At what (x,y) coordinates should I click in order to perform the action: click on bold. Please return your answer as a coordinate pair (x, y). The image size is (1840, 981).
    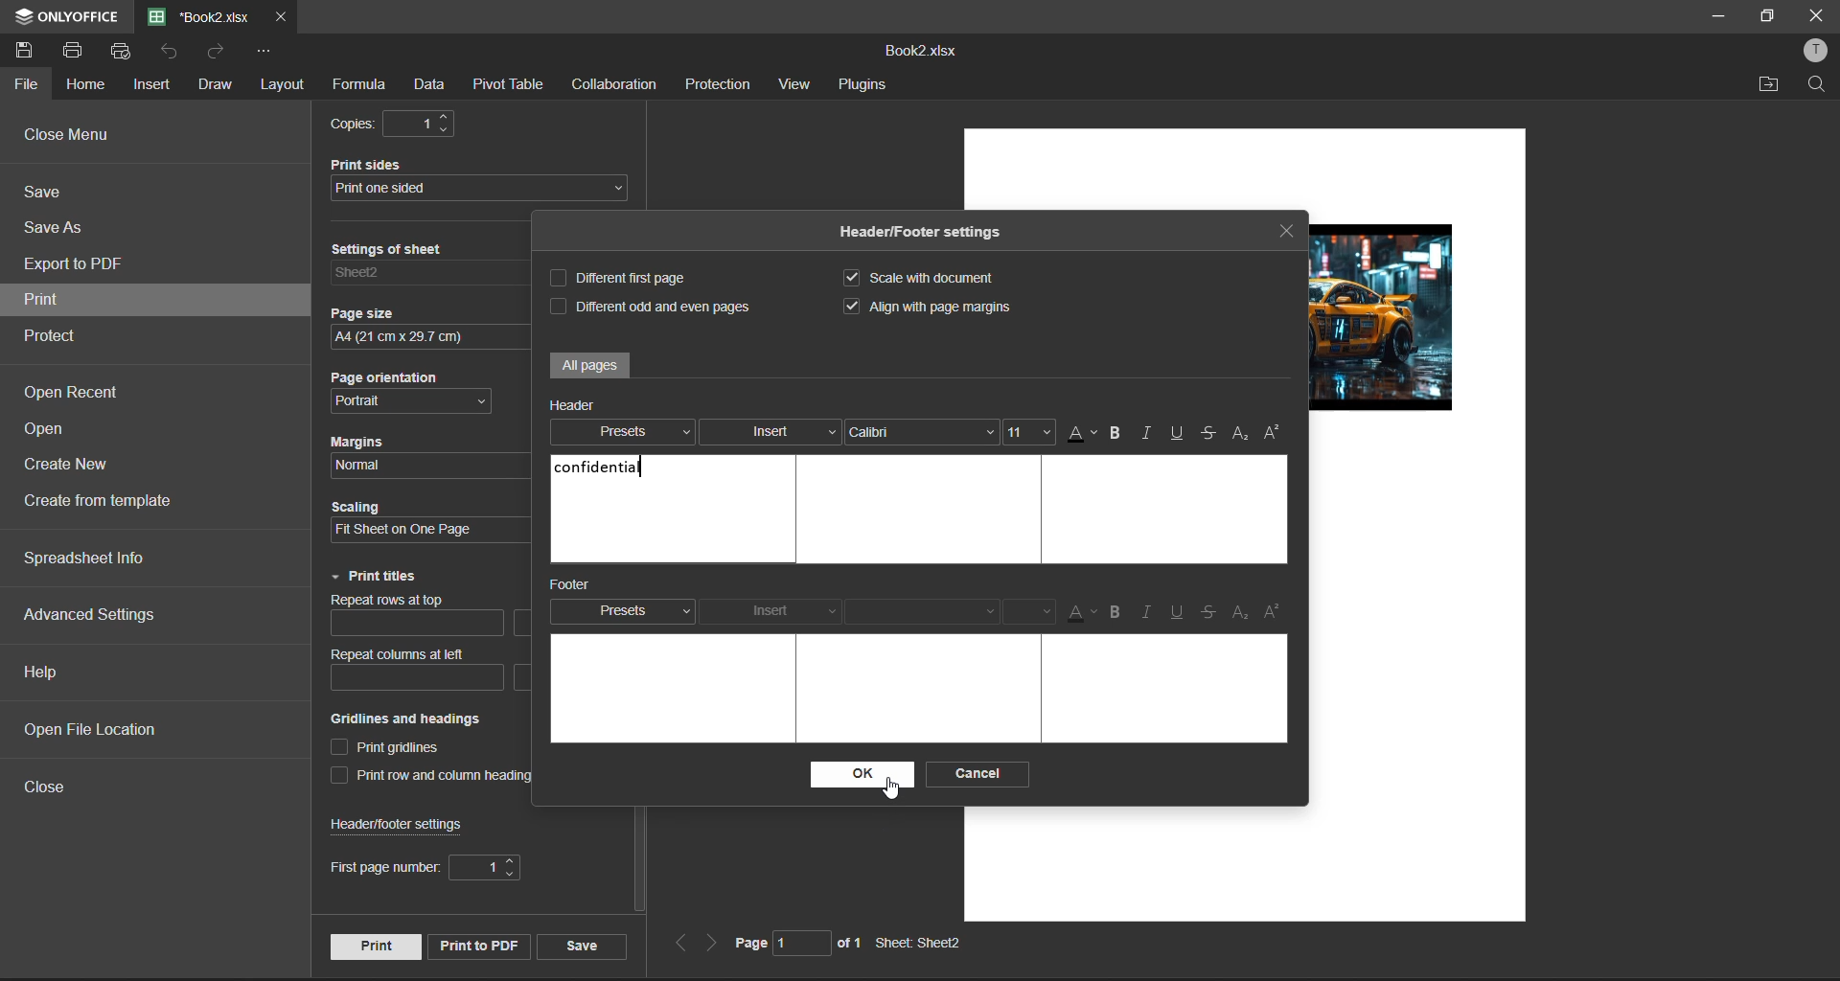
    Looking at the image, I should click on (1115, 434).